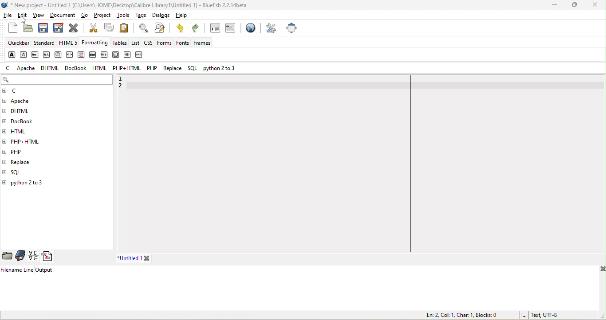 The width and height of the screenshot is (606, 320). I want to click on code, so click(70, 55).